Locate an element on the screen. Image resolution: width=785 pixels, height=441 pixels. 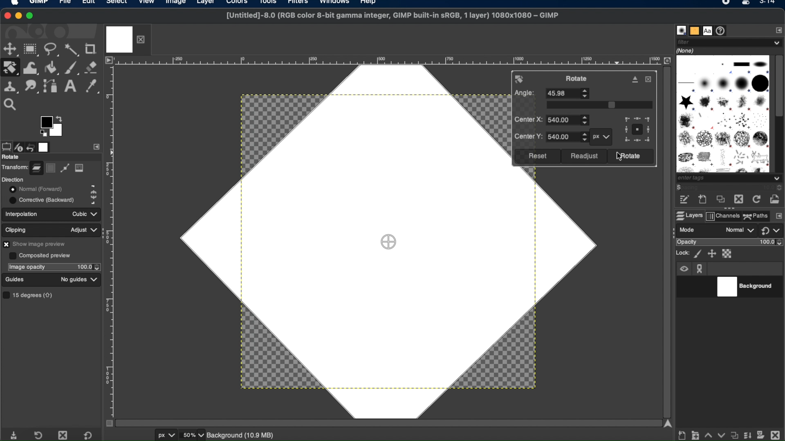
visibility toggle is located at coordinates (685, 287).